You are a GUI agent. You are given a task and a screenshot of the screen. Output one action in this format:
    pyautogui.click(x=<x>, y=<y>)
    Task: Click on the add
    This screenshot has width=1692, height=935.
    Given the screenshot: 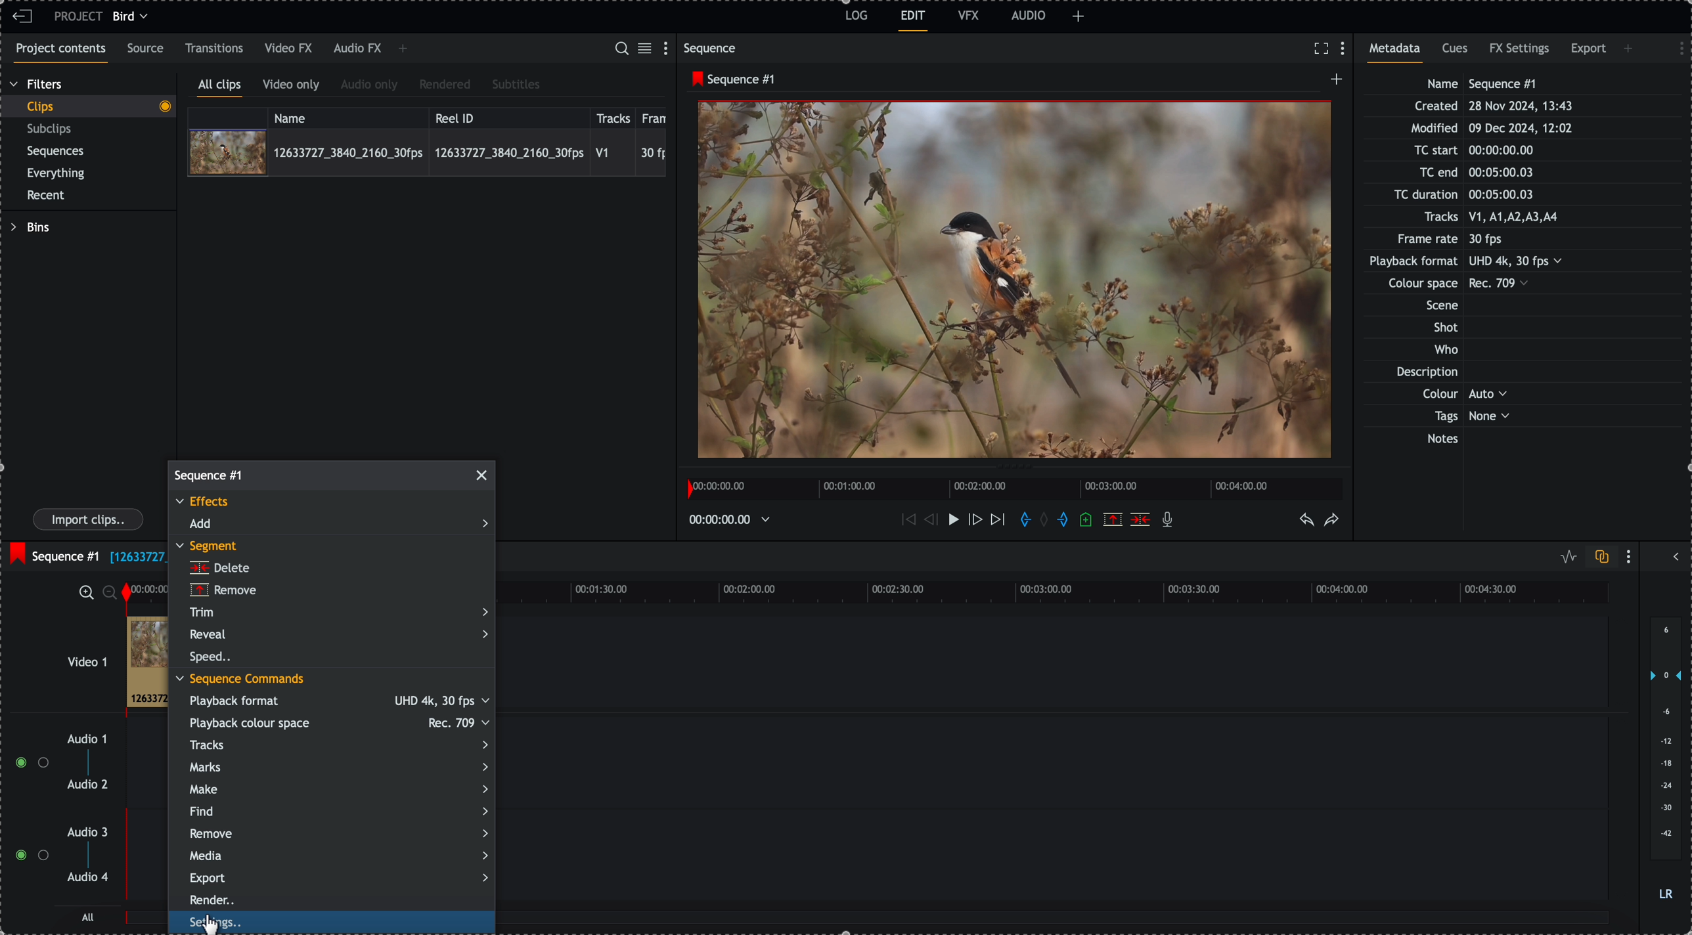 What is the action you would take?
    pyautogui.click(x=338, y=524)
    